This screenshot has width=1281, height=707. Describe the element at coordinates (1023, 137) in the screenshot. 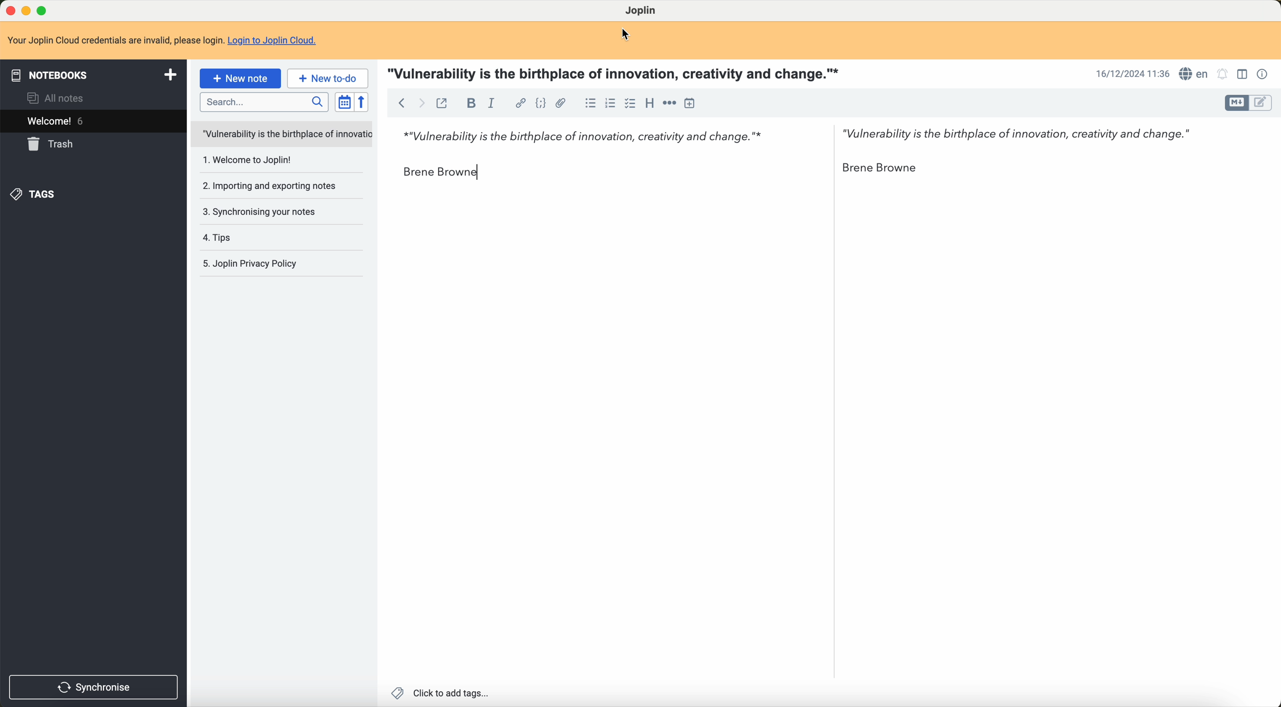

I see `"Vulnerability is the birthplace of innovation, creativity and change."` at that location.